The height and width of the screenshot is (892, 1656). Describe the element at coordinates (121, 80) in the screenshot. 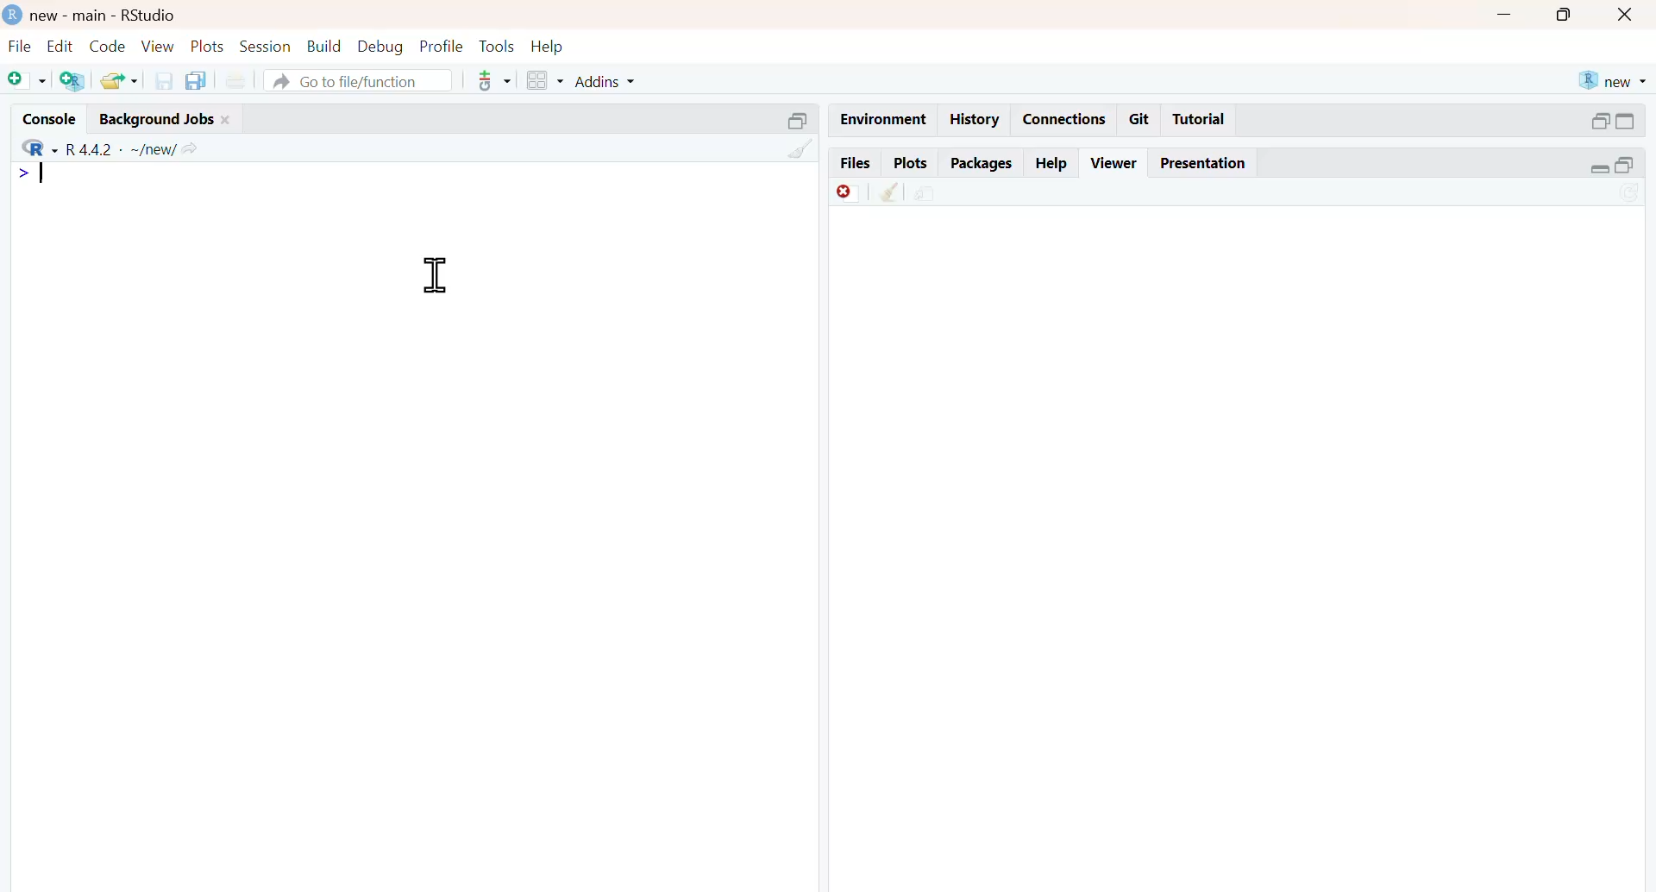

I see `share folder as` at that location.